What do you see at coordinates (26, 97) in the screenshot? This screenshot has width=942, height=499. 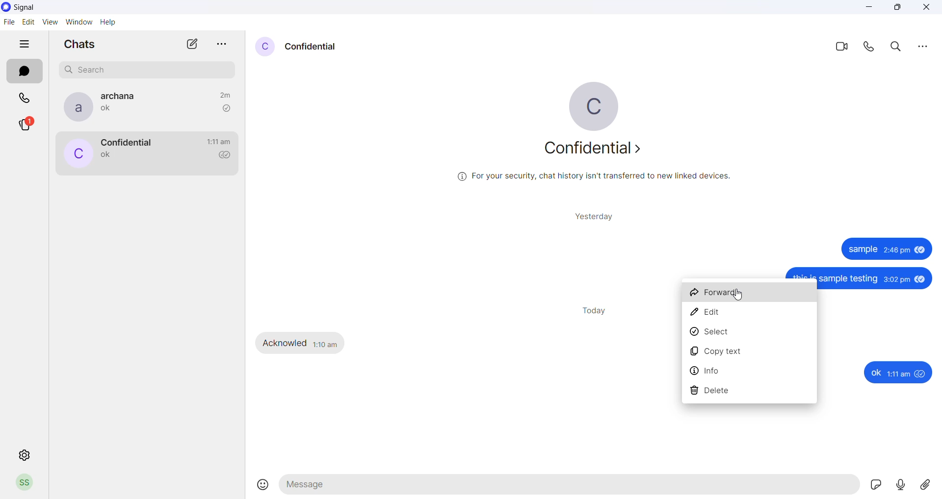 I see `calls` at bounding box center [26, 97].